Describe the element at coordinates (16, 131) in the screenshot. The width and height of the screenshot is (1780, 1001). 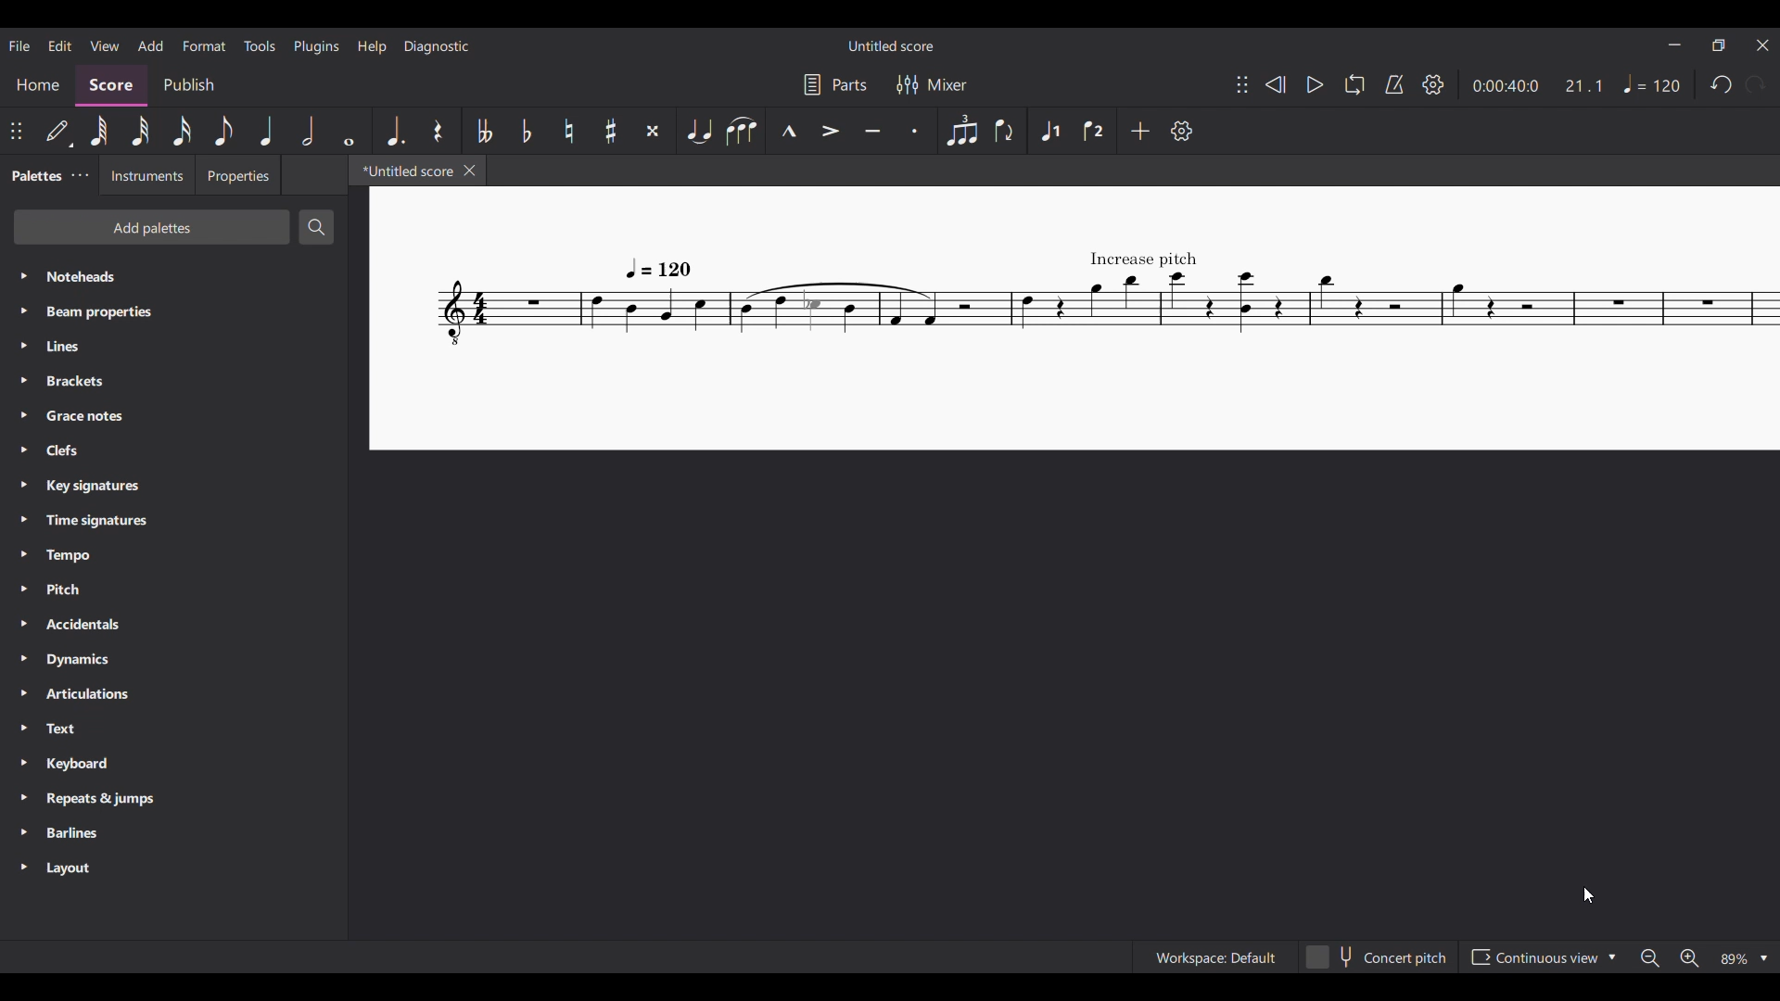
I see `Change position` at that location.